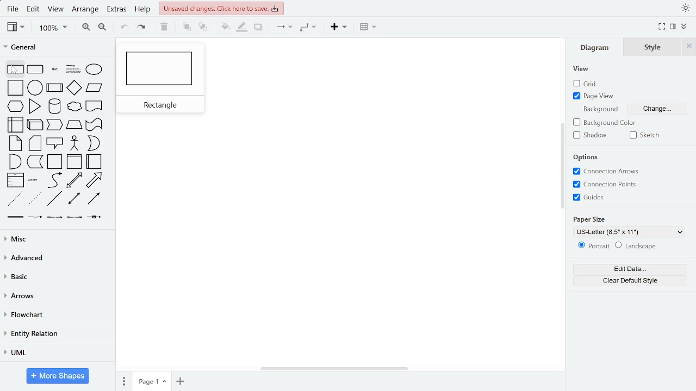  What do you see at coordinates (606, 184) in the screenshot?
I see `connection points` at bounding box center [606, 184].